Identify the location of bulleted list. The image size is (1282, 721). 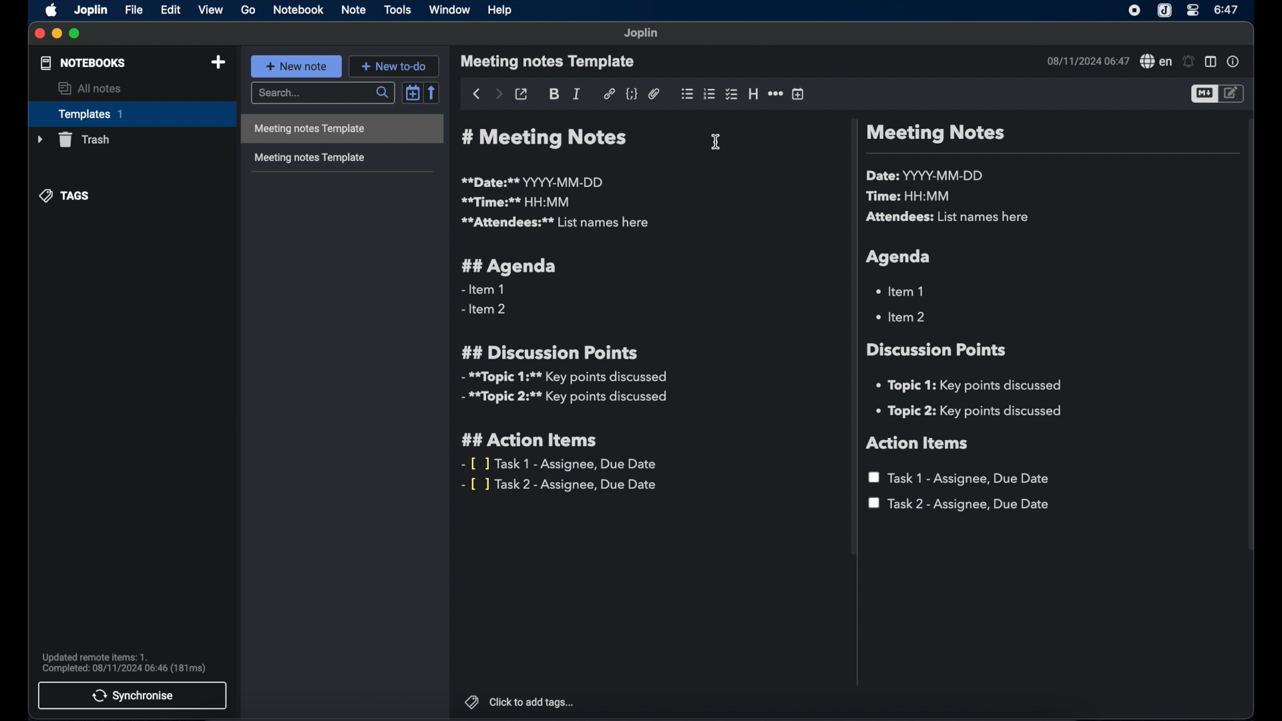
(686, 93).